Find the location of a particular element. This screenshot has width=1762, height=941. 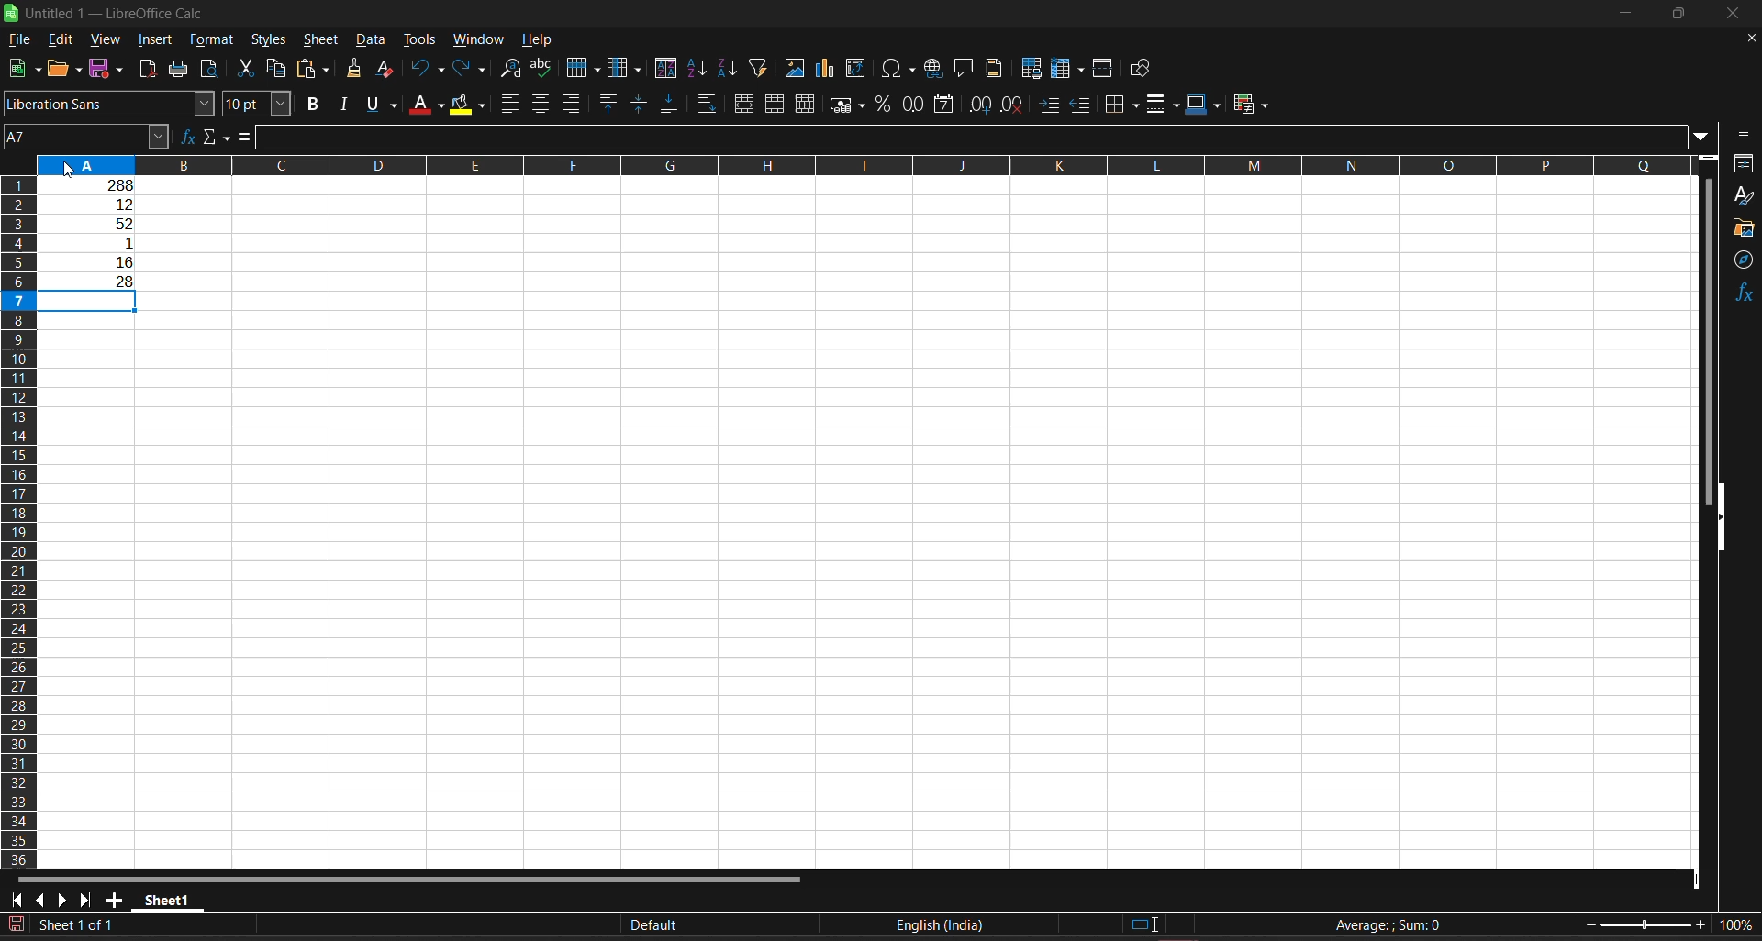

zoom out is located at coordinates (1588, 931).